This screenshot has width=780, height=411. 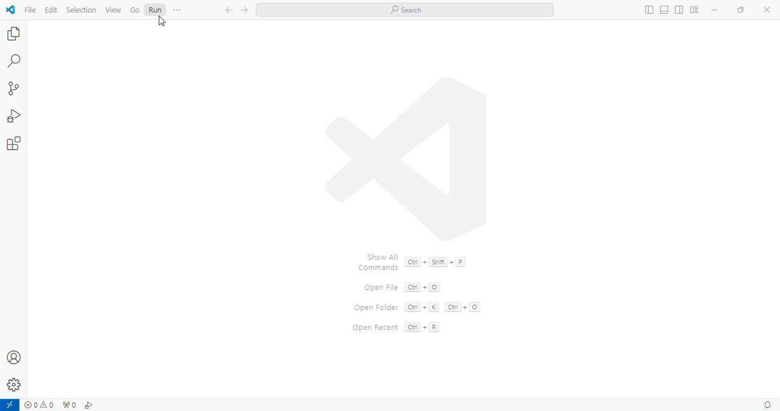 What do you see at coordinates (15, 61) in the screenshot?
I see `search` at bounding box center [15, 61].